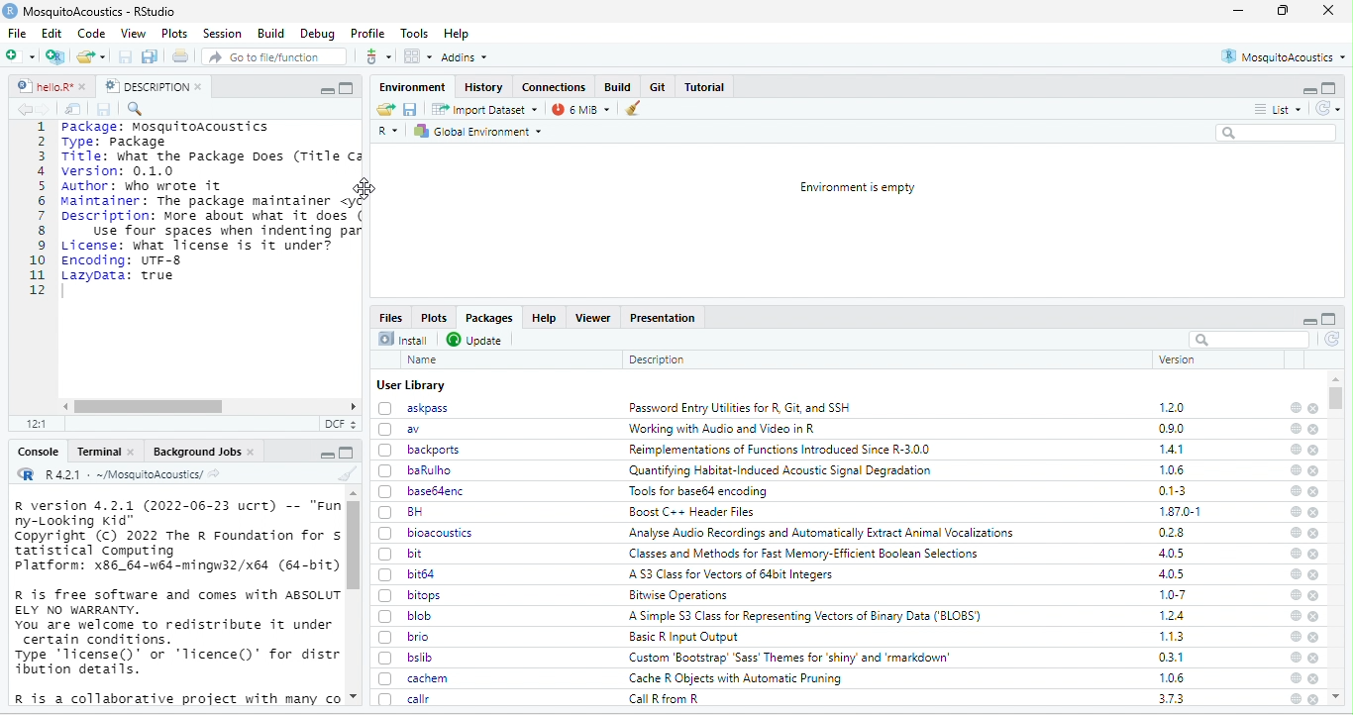 The height and width of the screenshot is (715, 1353). What do you see at coordinates (55, 56) in the screenshot?
I see `create a project` at bounding box center [55, 56].